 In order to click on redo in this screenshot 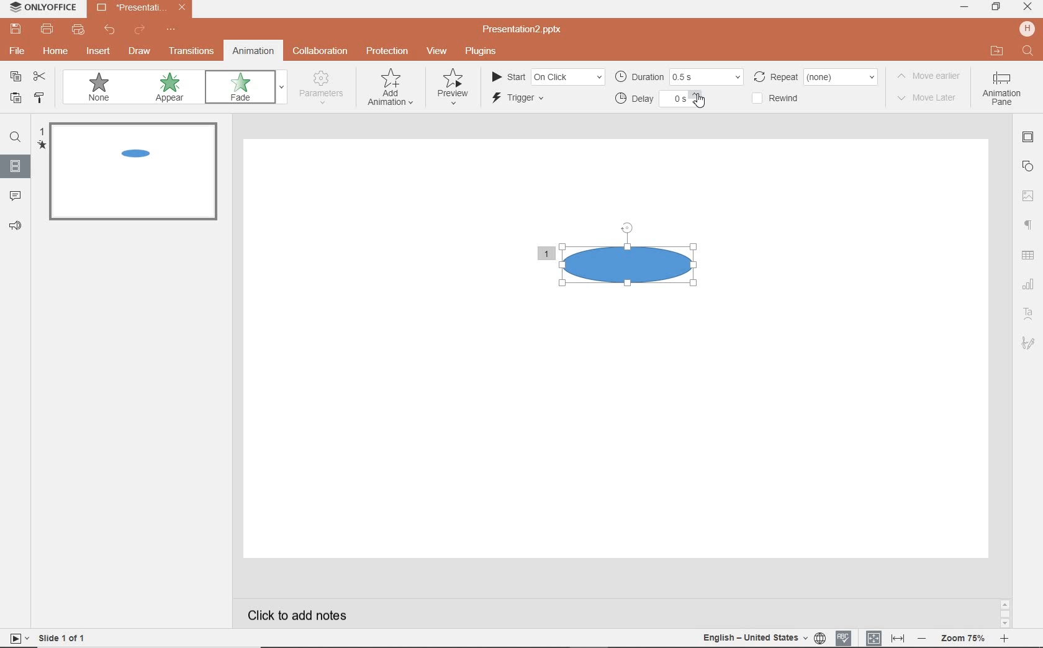, I will do `click(140, 30)`.